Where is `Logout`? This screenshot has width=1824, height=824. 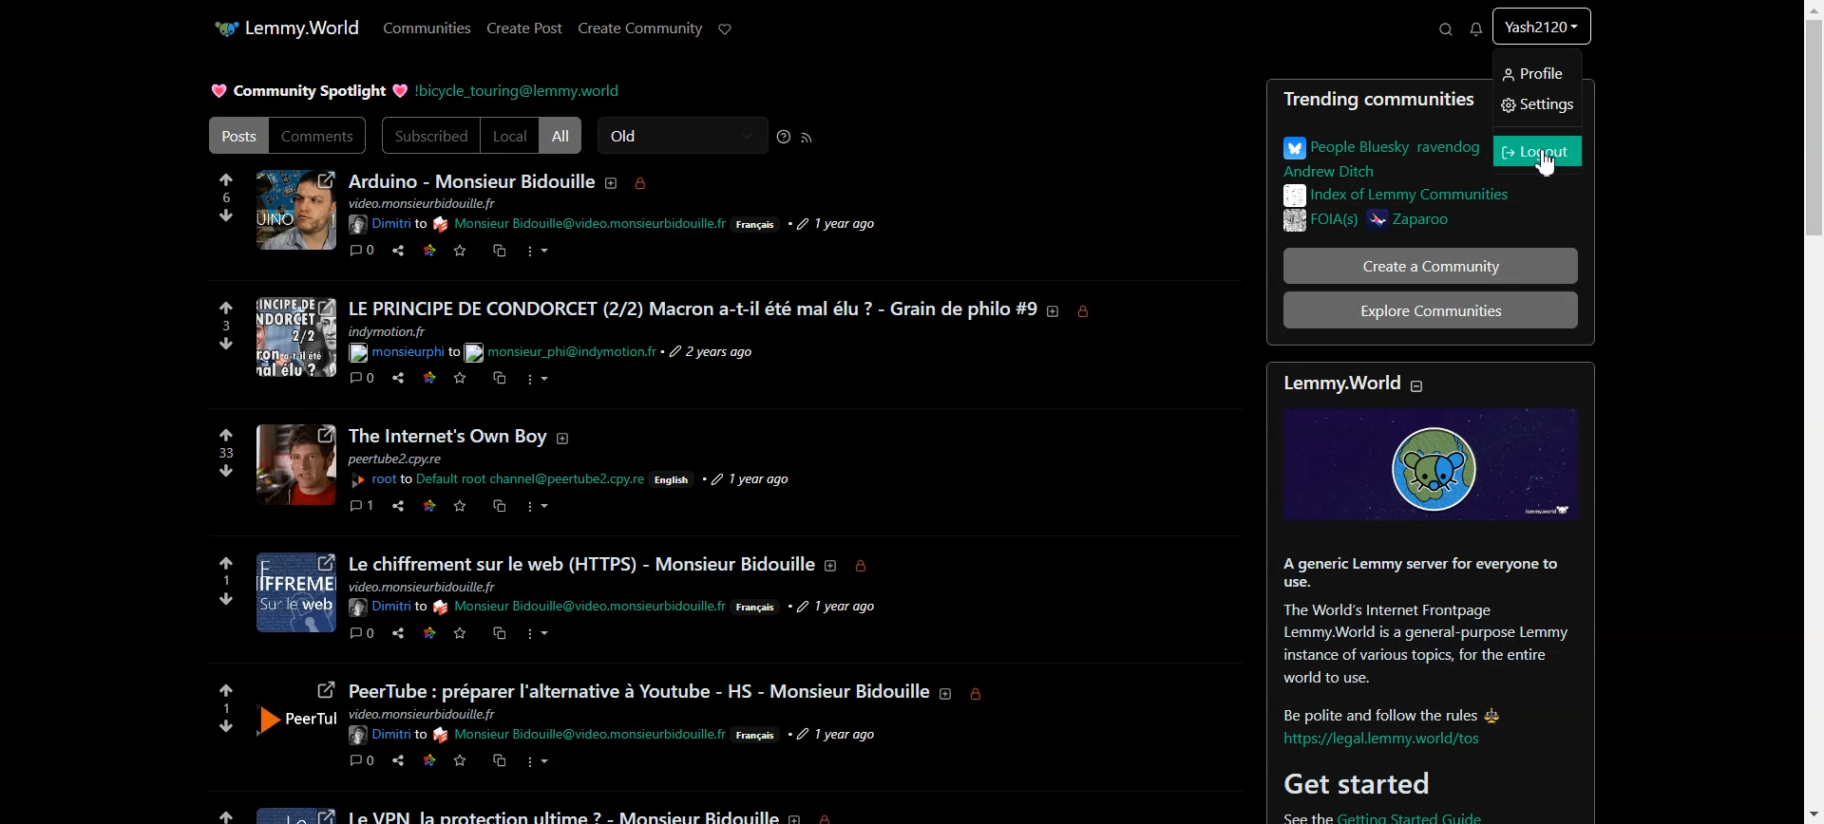
Logout is located at coordinates (1539, 152).